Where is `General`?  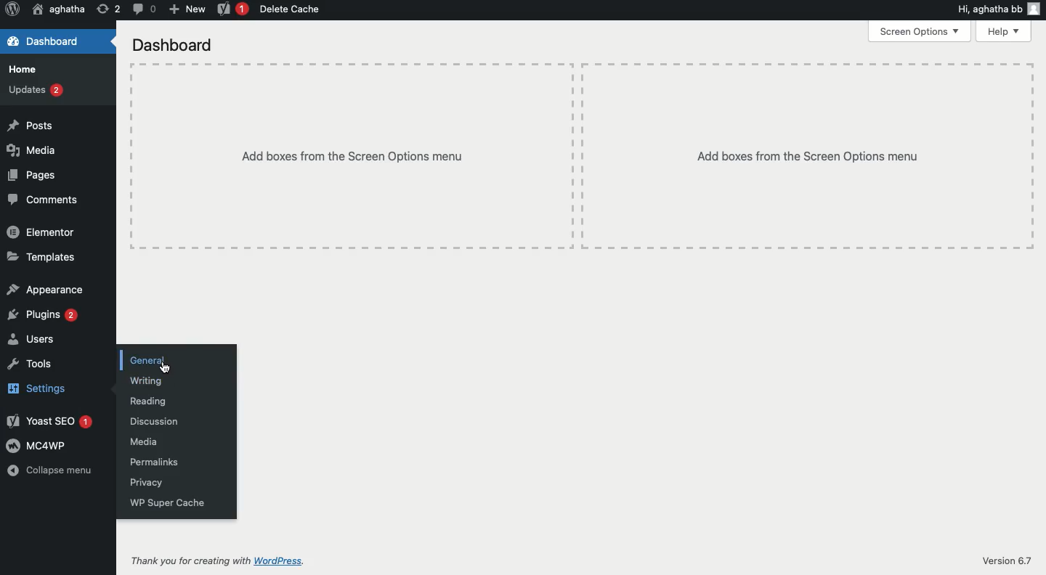 General is located at coordinates (147, 360).